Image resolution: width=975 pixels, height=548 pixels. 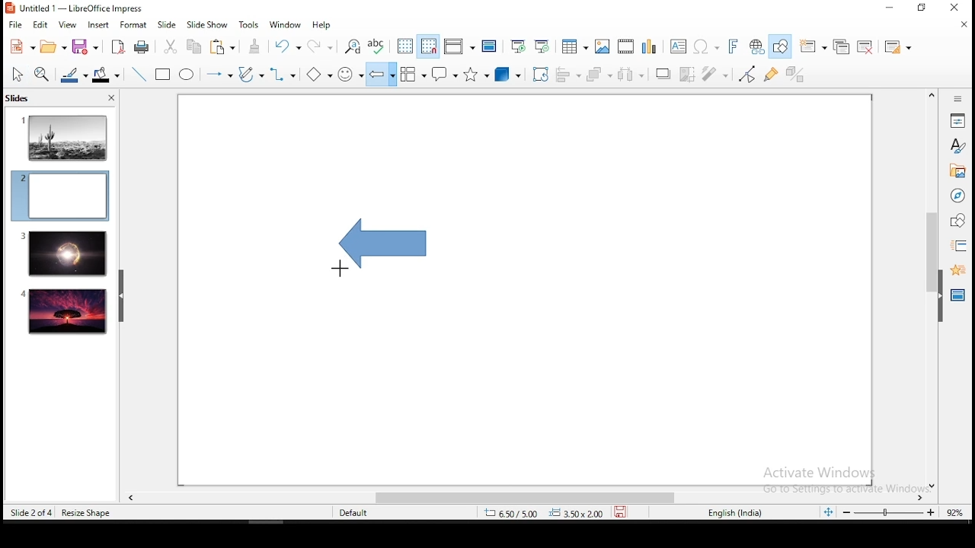 I want to click on master slide, so click(x=489, y=46).